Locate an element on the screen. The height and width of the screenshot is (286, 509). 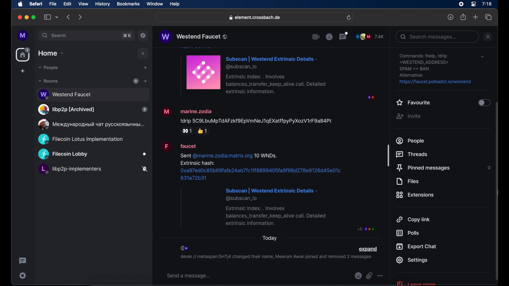
minimize is located at coordinates (27, 17).